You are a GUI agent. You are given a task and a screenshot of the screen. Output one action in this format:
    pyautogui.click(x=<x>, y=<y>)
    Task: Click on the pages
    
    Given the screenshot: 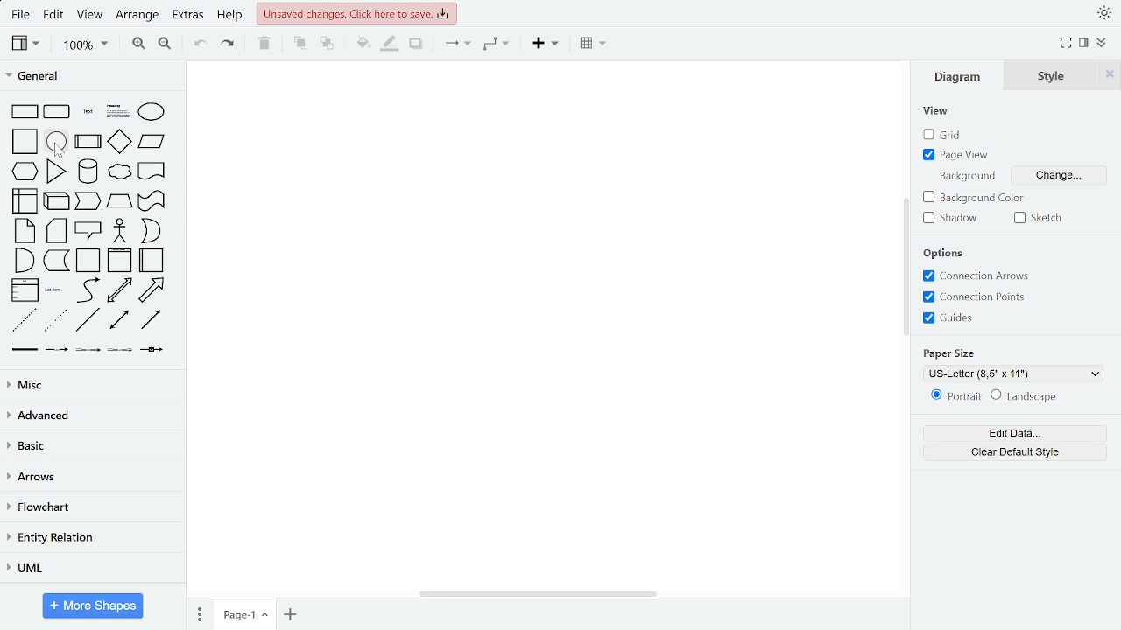 What is the action you would take?
    pyautogui.click(x=201, y=613)
    